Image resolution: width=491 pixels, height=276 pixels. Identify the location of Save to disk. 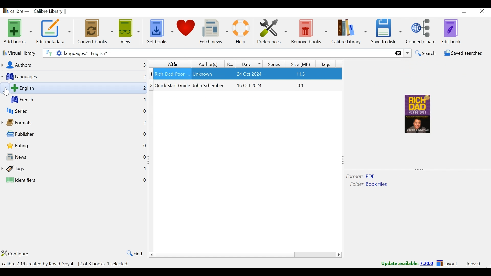
(386, 31).